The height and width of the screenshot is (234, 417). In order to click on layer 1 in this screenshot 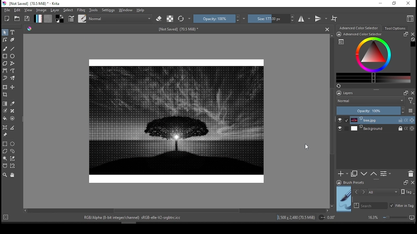, I will do `click(382, 120)`.